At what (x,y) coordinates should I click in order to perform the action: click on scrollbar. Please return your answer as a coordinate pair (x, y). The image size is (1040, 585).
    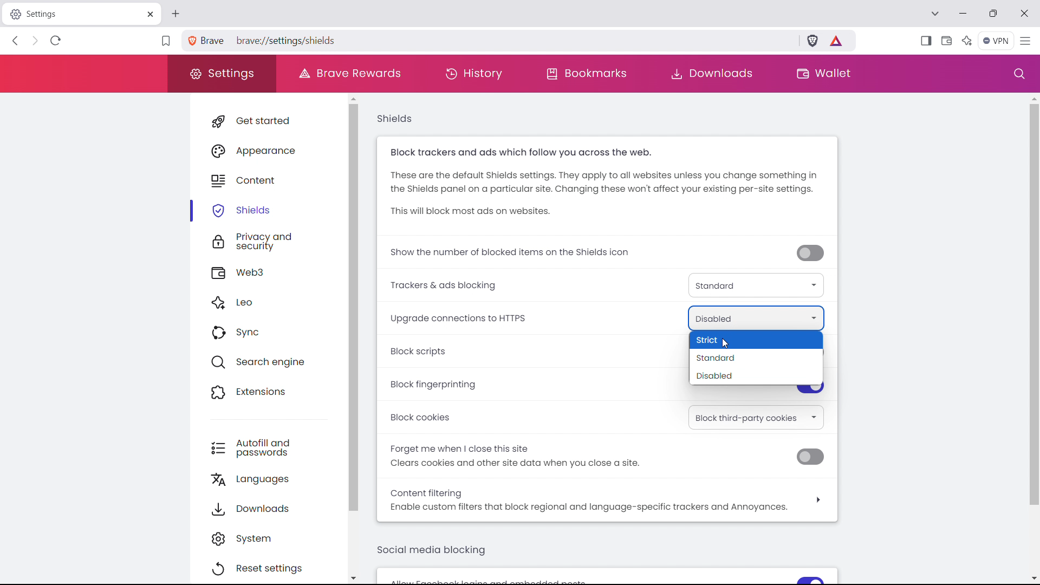
    Looking at the image, I should click on (356, 308).